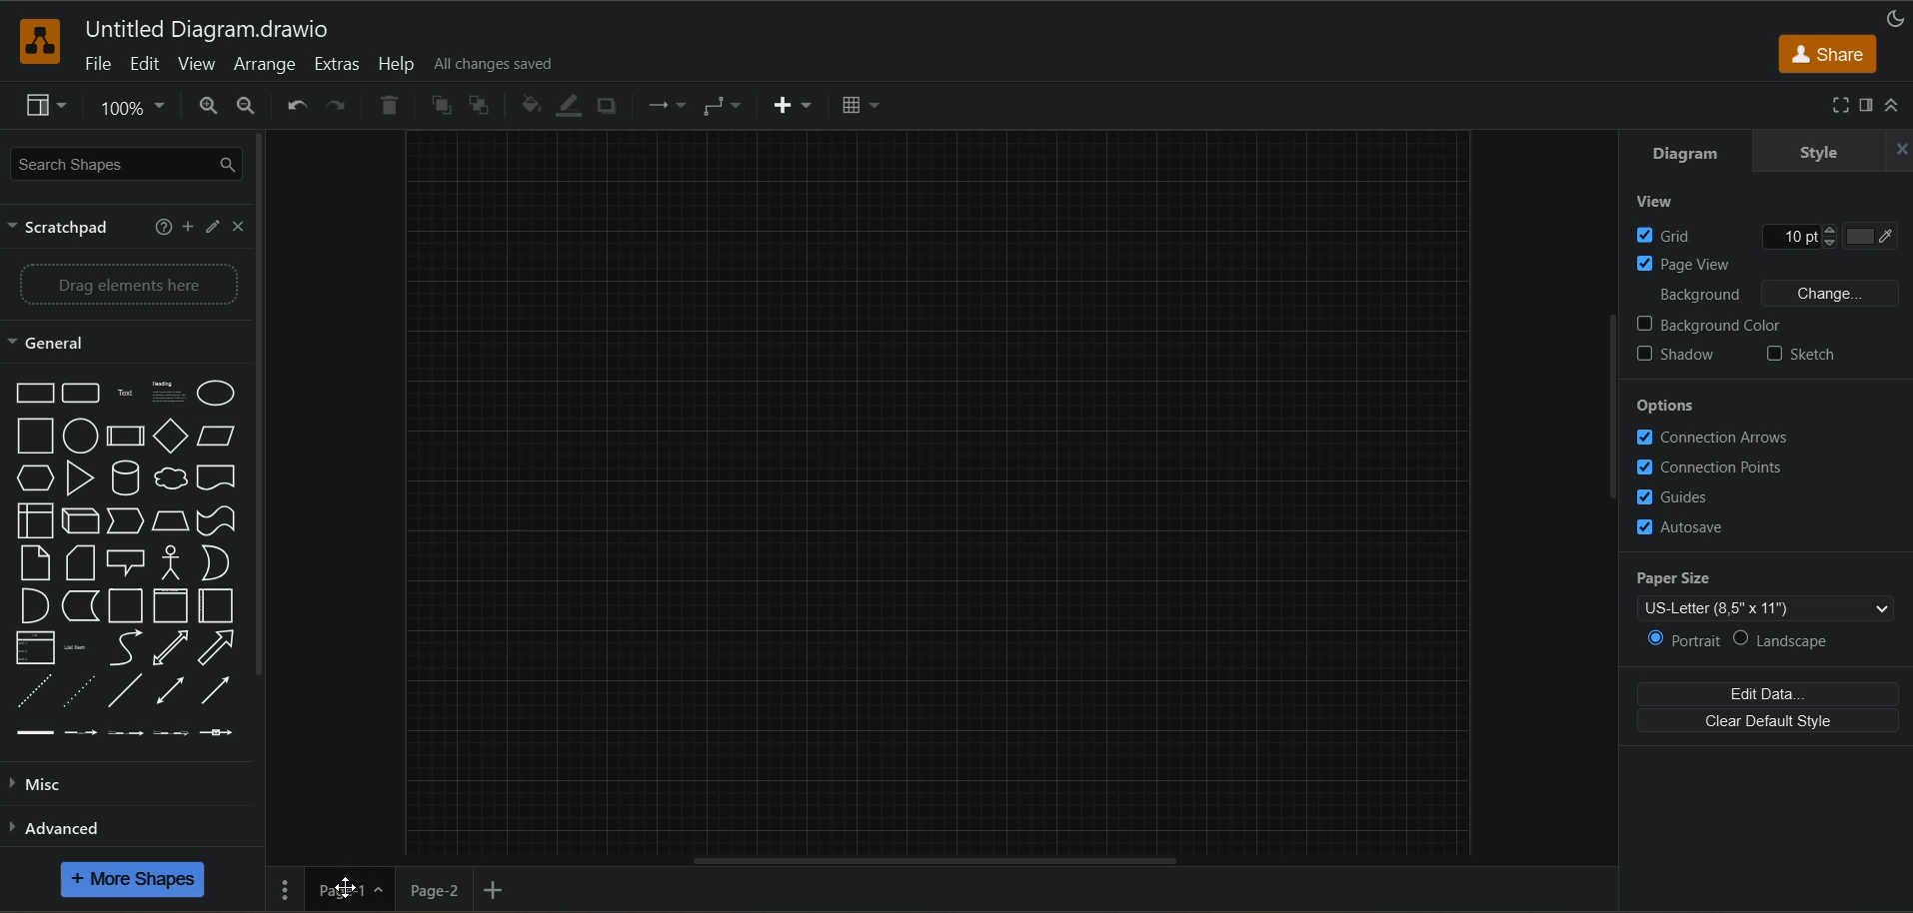  What do you see at coordinates (74, 833) in the screenshot?
I see `advanced` at bounding box center [74, 833].